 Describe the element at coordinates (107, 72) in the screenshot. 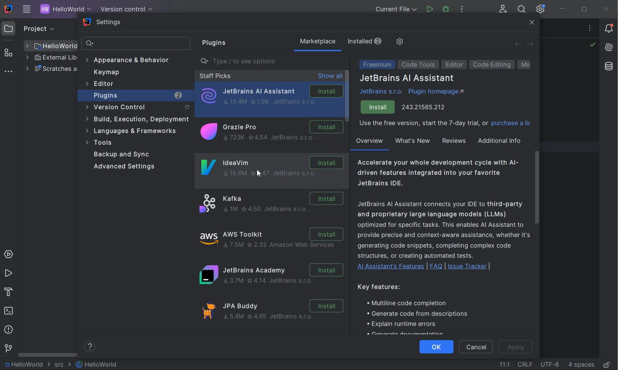

I see `keymap` at that location.